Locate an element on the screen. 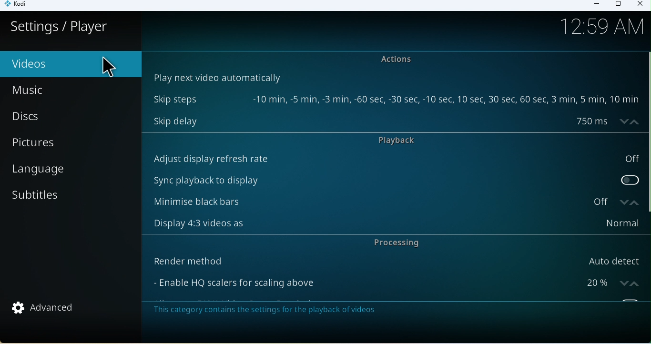 This screenshot has height=344, width=651. Time is located at coordinates (606, 28).